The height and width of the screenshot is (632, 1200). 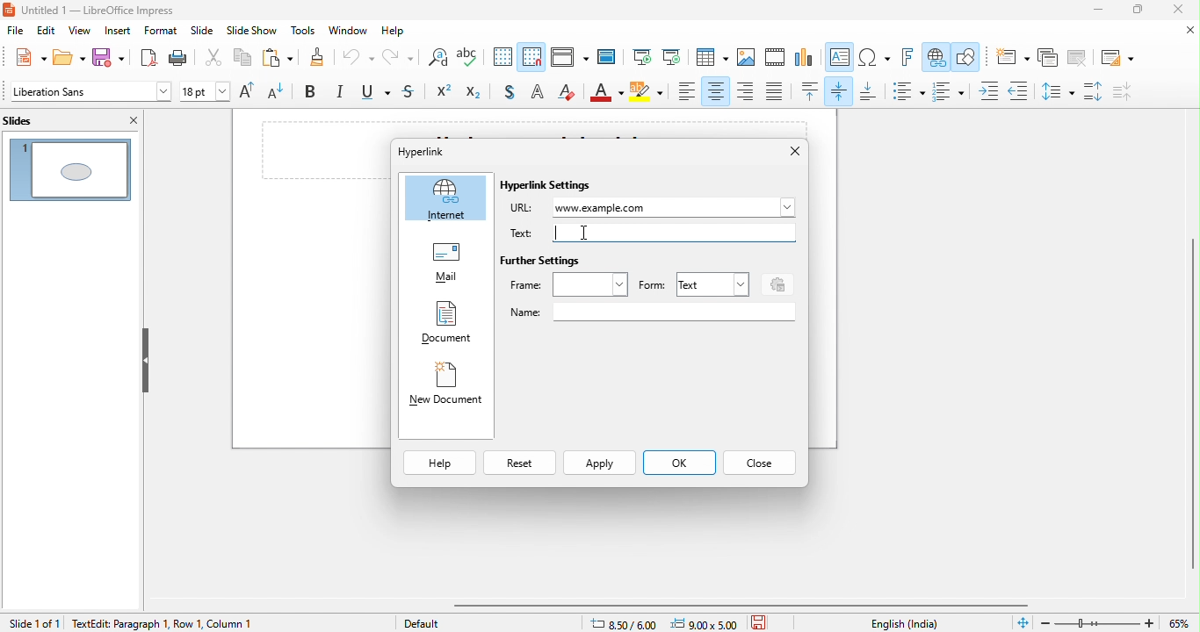 What do you see at coordinates (1185, 31) in the screenshot?
I see `close` at bounding box center [1185, 31].